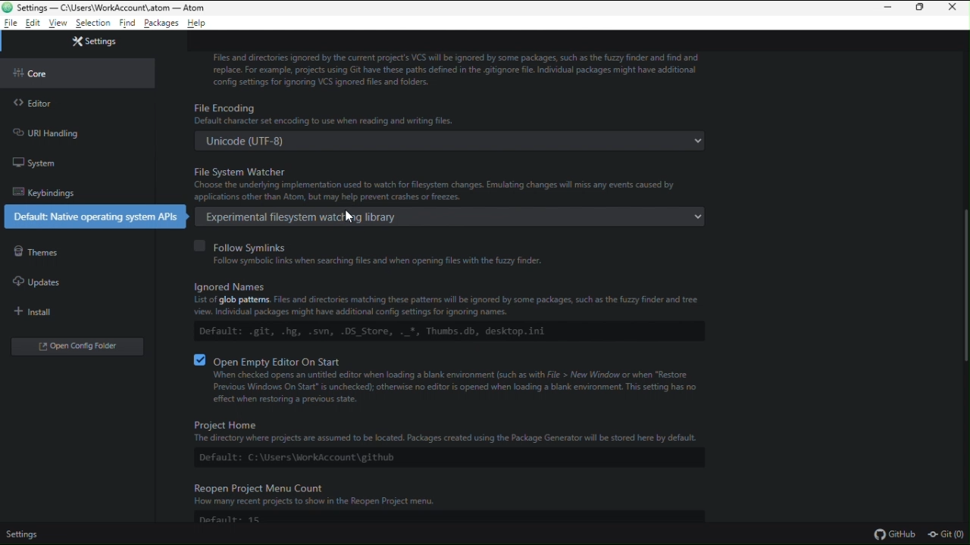 This screenshot has height=545, width=970. I want to click on URL handling, so click(45, 132).